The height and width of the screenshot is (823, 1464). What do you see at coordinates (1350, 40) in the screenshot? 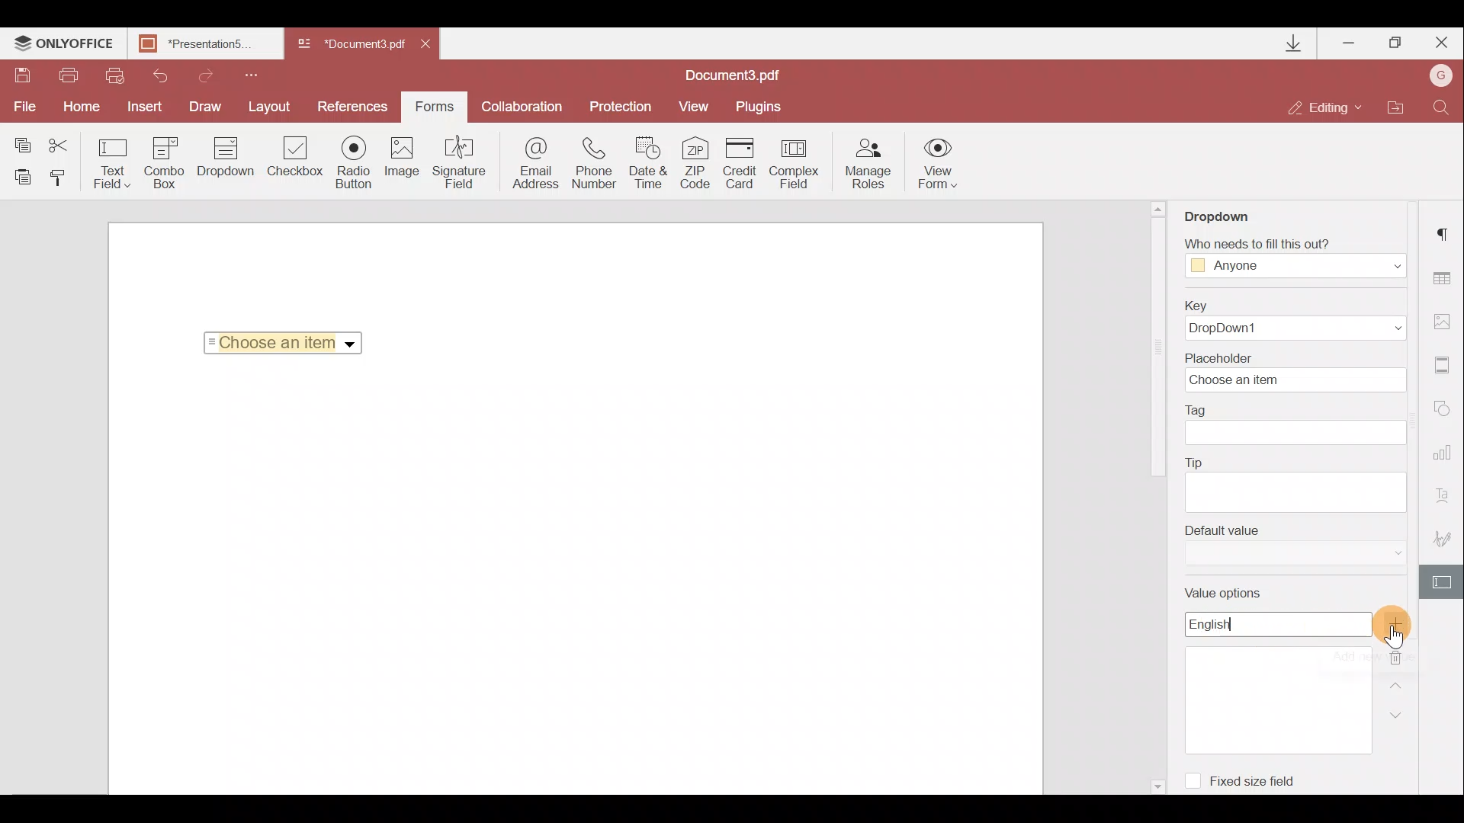
I see `Minimize` at bounding box center [1350, 40].